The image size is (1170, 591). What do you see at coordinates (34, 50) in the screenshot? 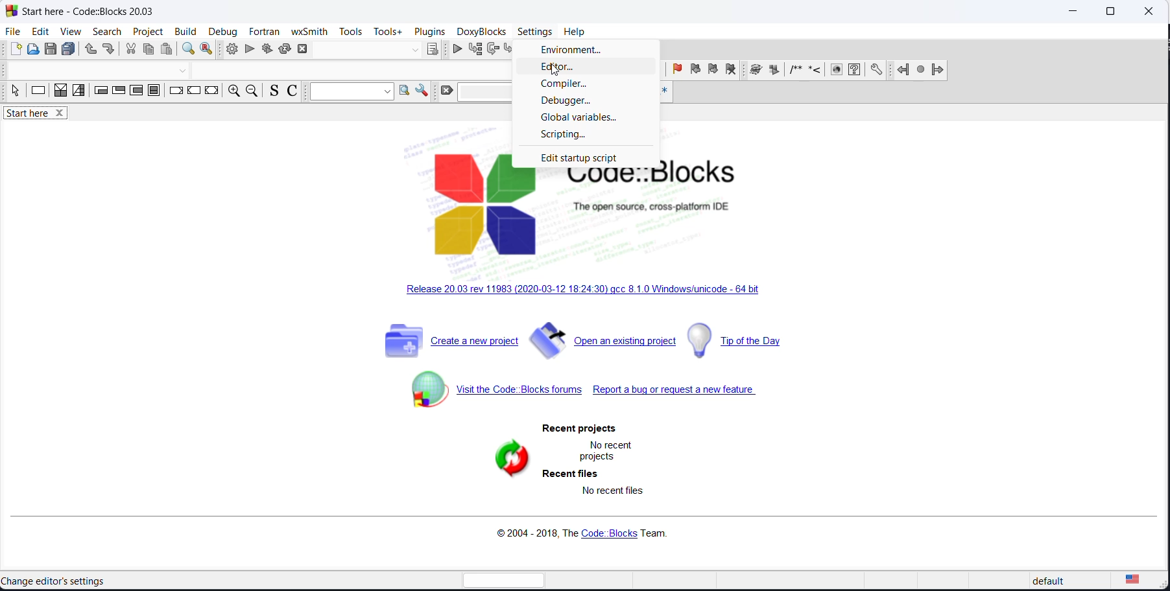
I see `open` at bounding box center [34, 50].